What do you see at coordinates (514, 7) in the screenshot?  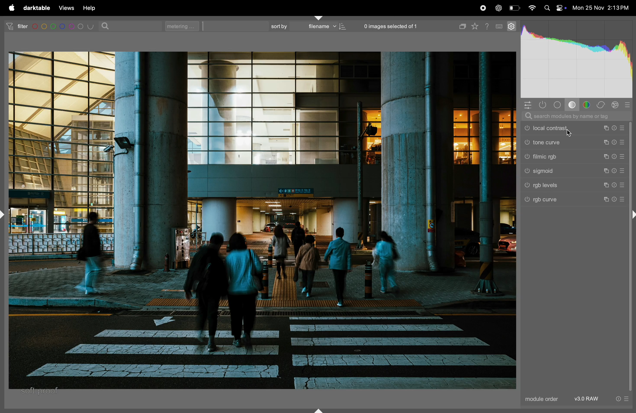 I see `battery` at bounding box center [514, 7].